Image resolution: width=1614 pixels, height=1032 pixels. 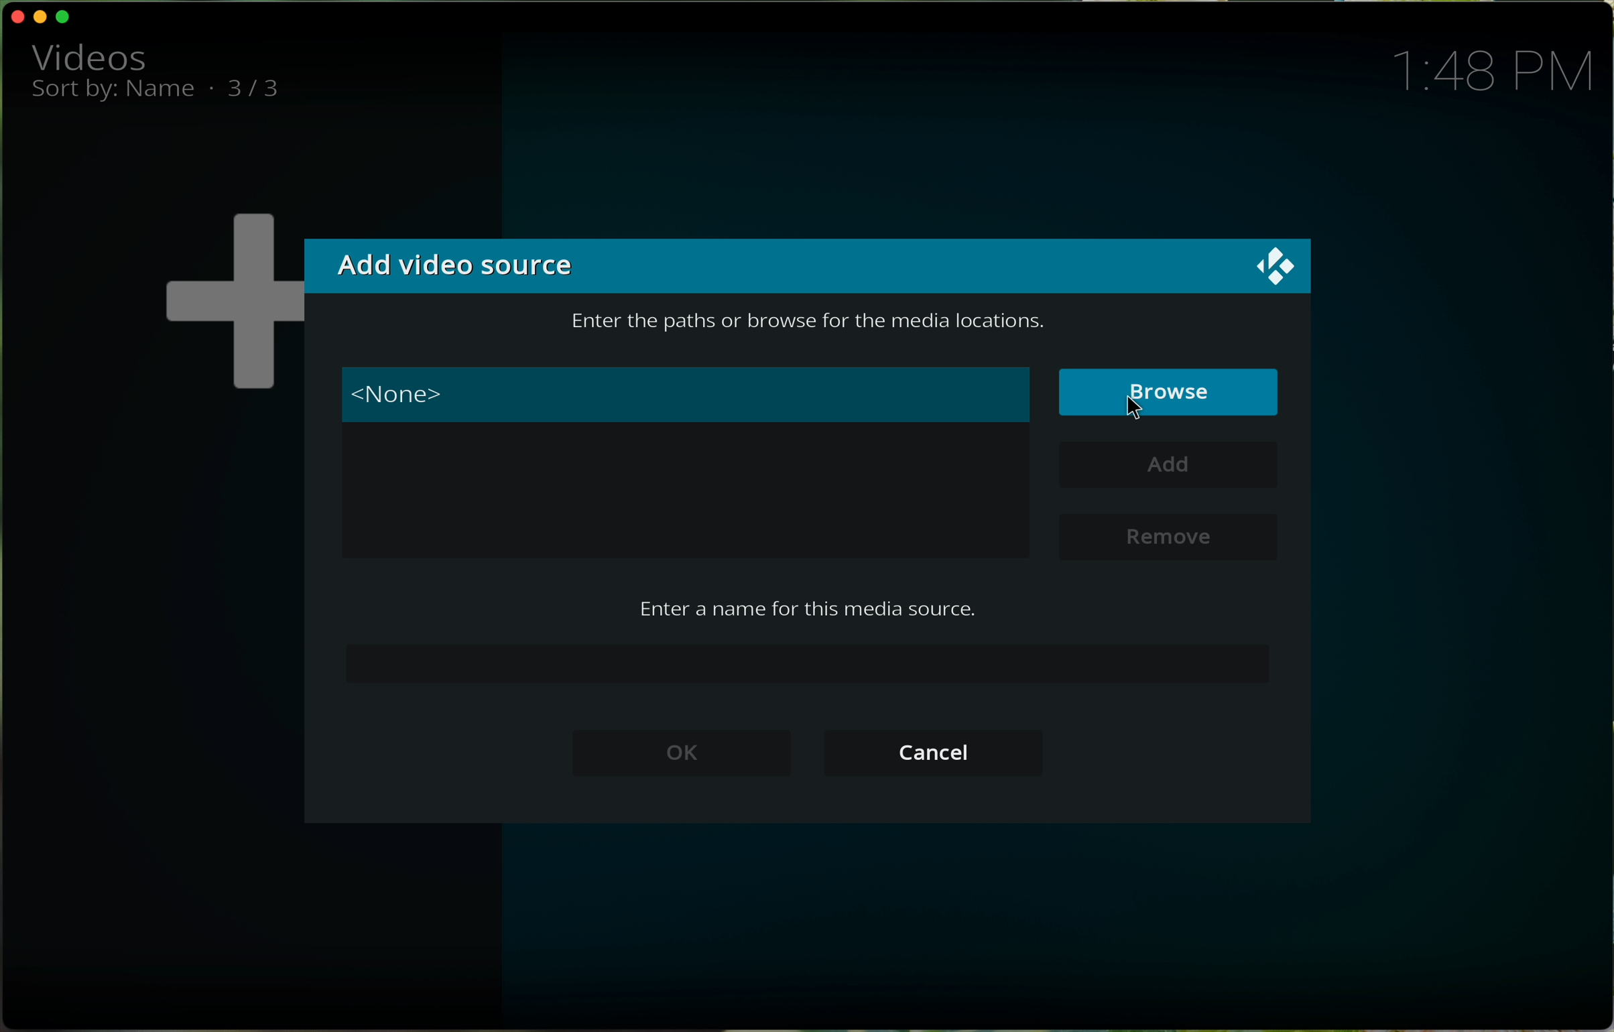 I want to click on enter the paths or browse for the media locations, so click(x=809, y=324).